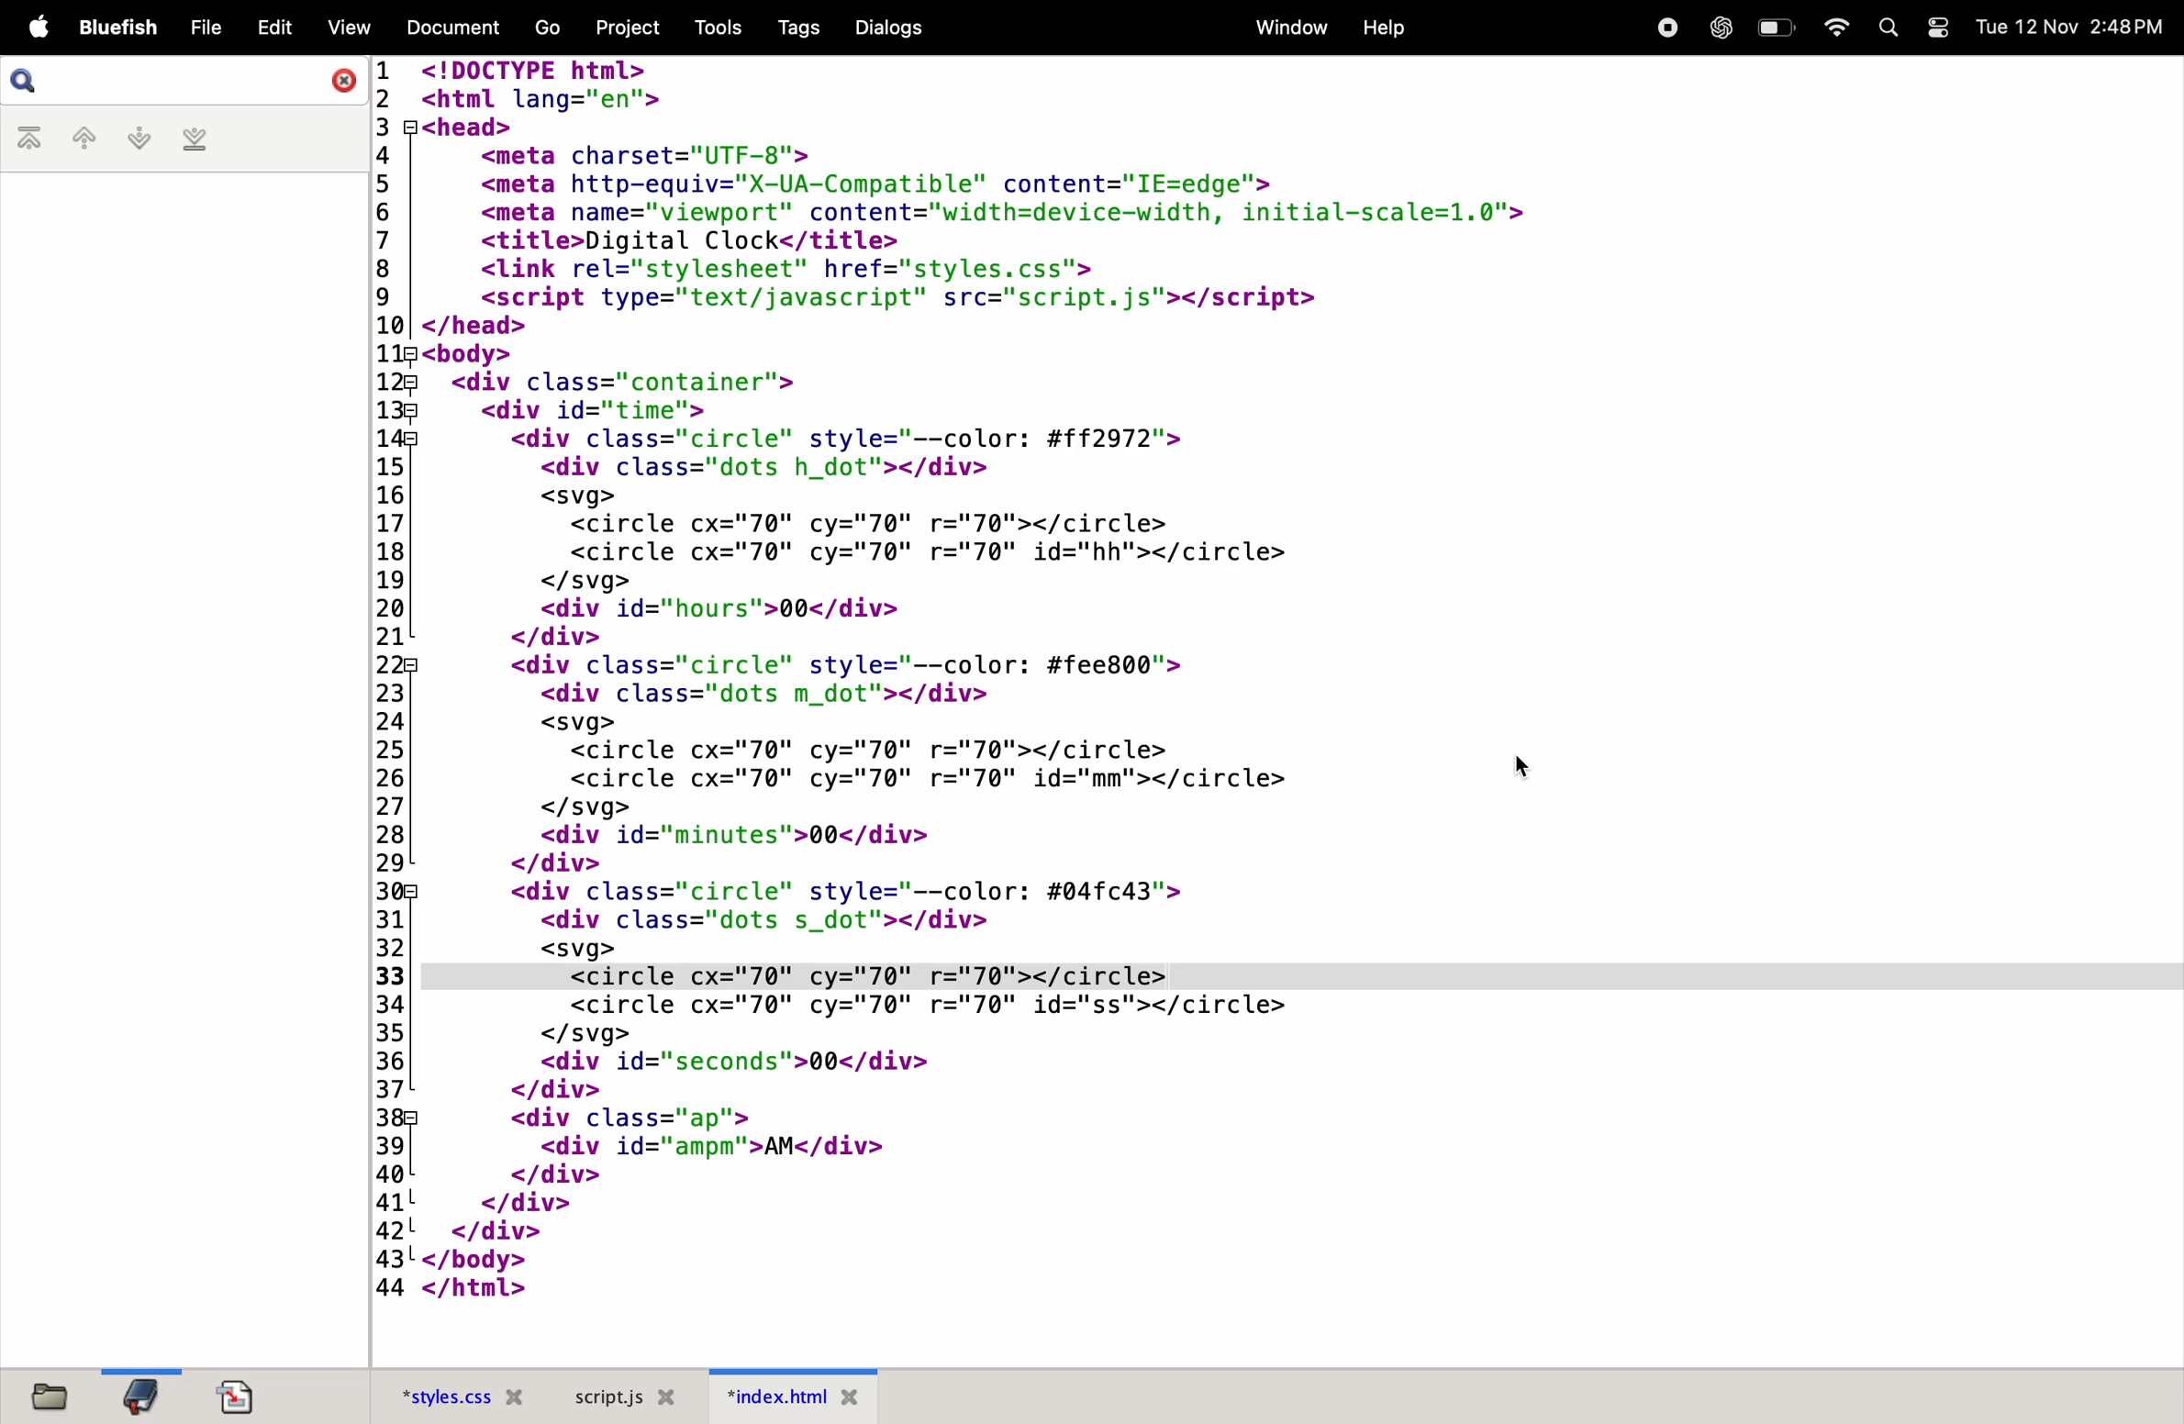  What do you see at coordinates (1527, 766) in the screenshot?
I see `cursor` at bounding box center [1527, 766].